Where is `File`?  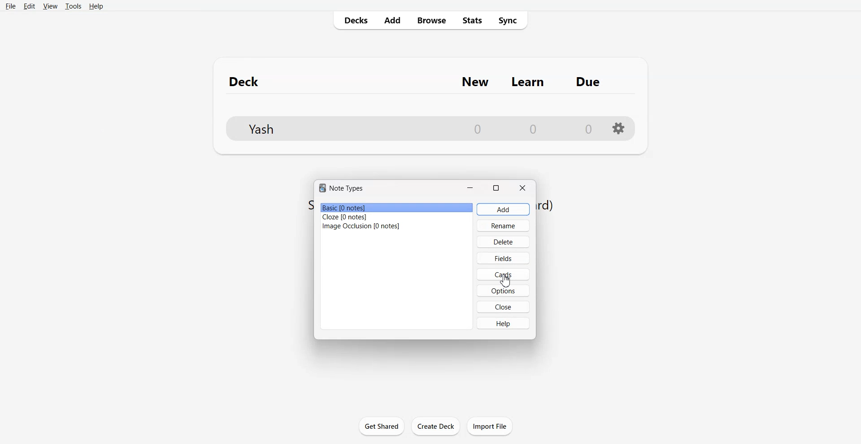
File is located at coordinates (10, 6).